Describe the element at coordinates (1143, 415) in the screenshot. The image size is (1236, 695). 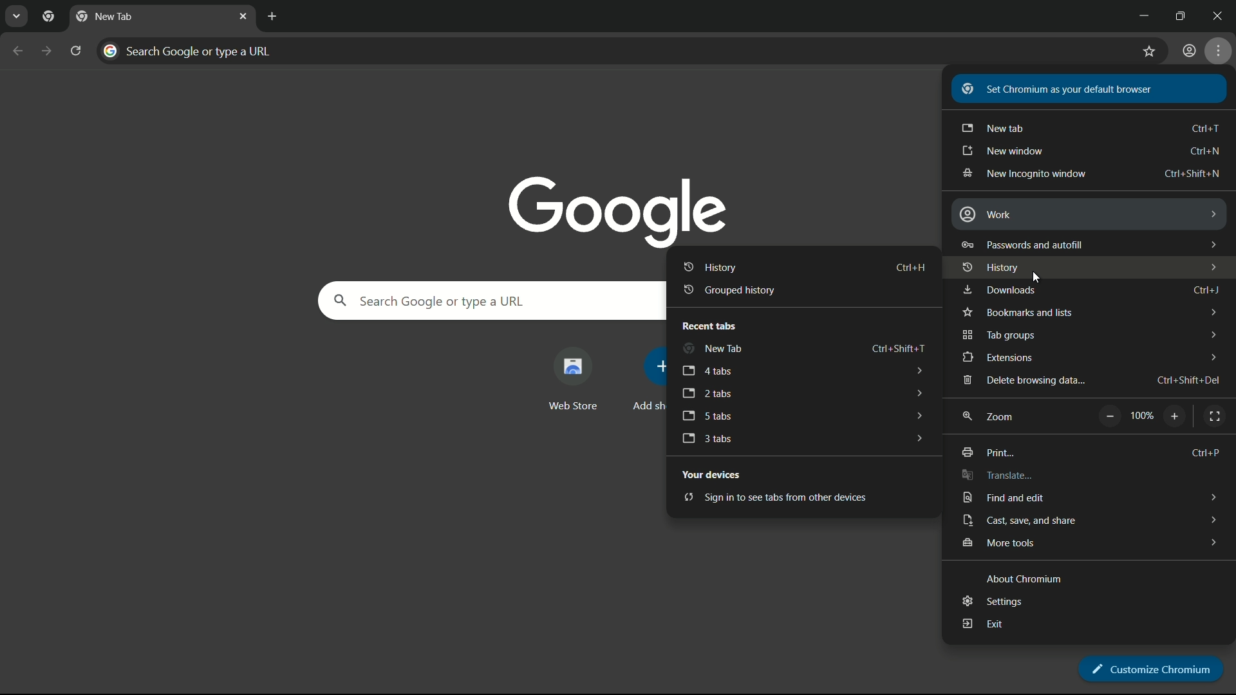
I see `scale factor` at that location.